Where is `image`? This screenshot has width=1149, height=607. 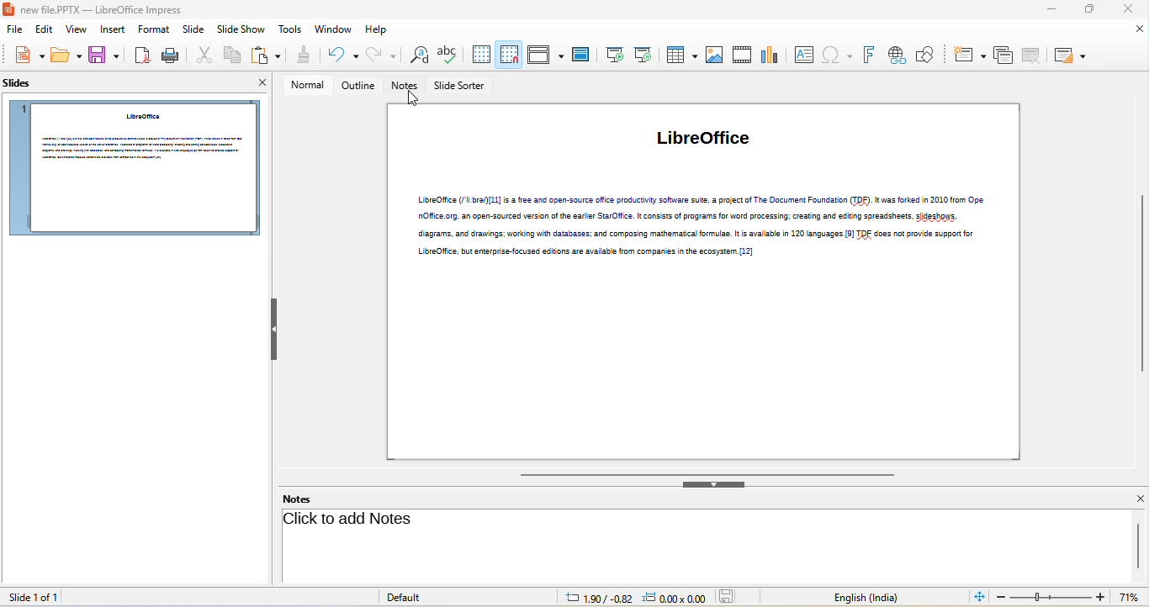 image is located at coordinates (714, 55).